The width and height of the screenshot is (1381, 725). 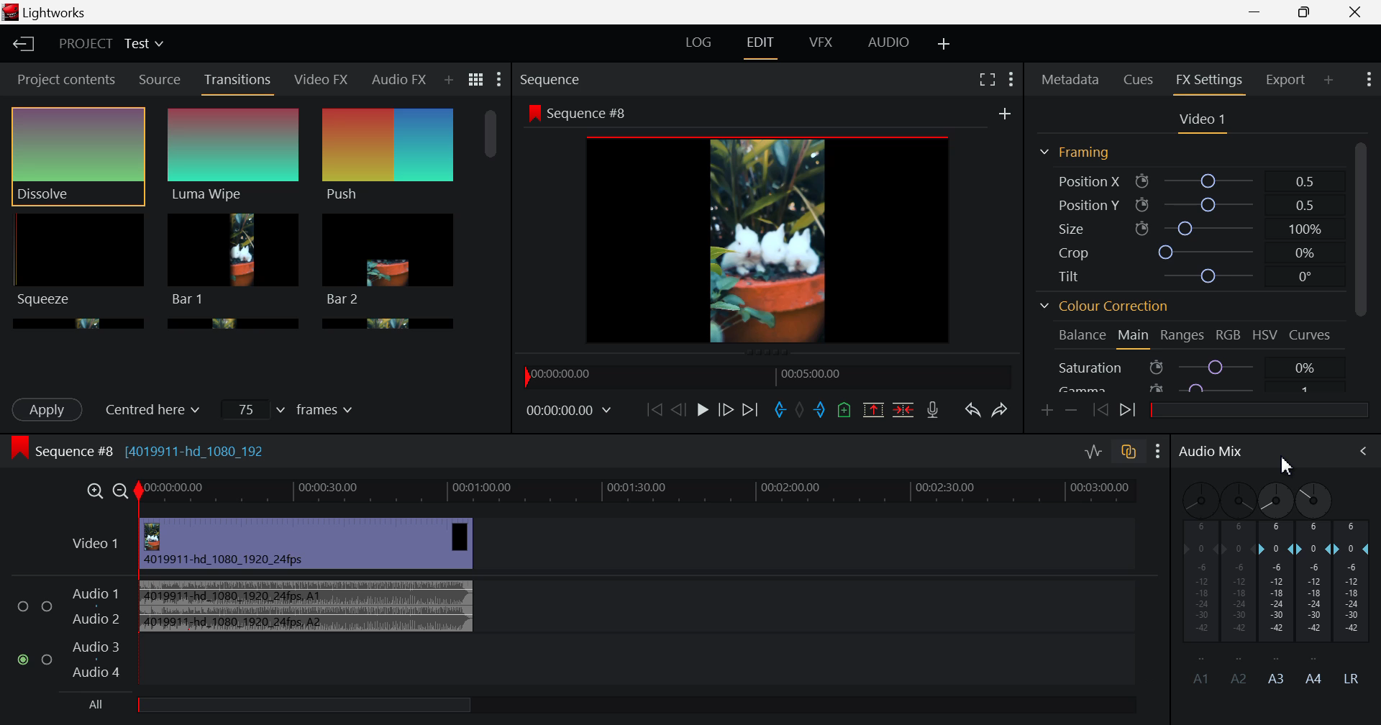 I want to click on Undo, so click(x=974, y=411).